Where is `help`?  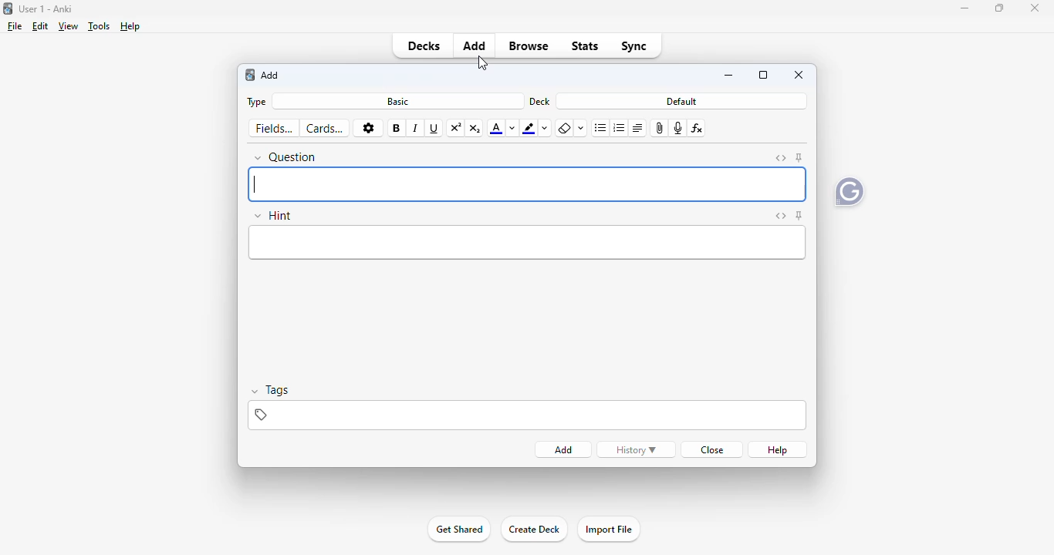 help is located at coordinates (779, 450).